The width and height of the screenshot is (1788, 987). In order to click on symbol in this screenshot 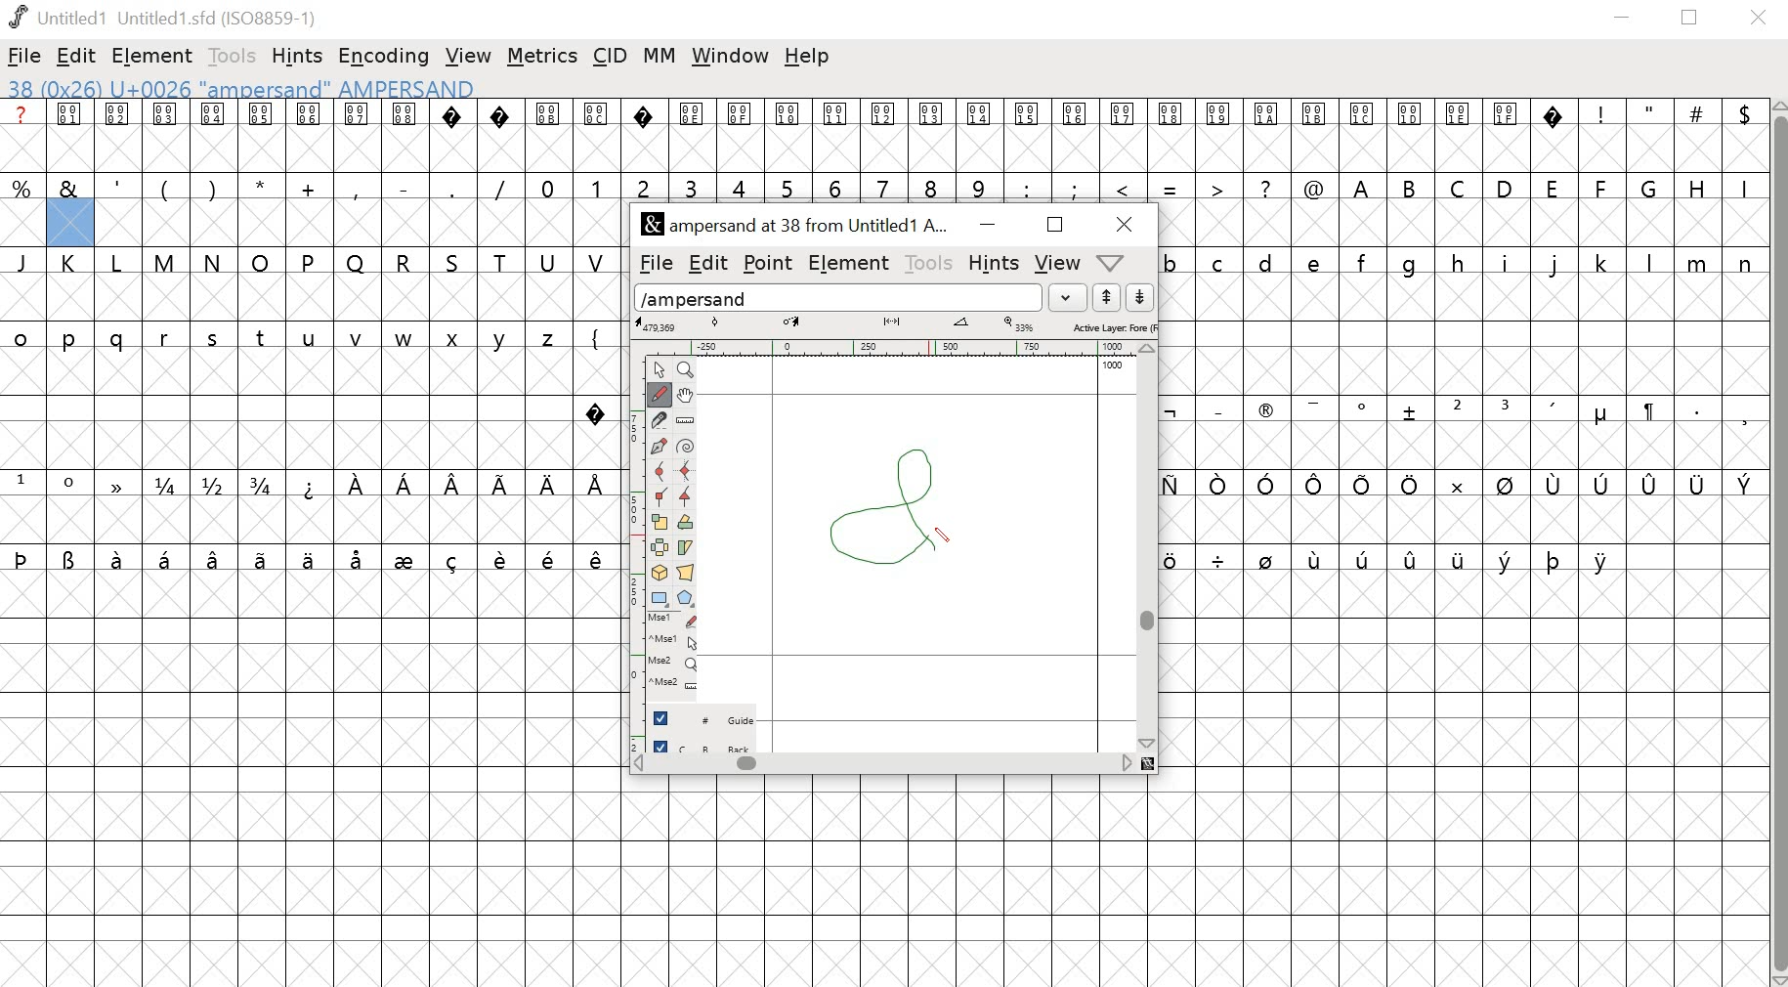, I will do `click(70, 558)`.